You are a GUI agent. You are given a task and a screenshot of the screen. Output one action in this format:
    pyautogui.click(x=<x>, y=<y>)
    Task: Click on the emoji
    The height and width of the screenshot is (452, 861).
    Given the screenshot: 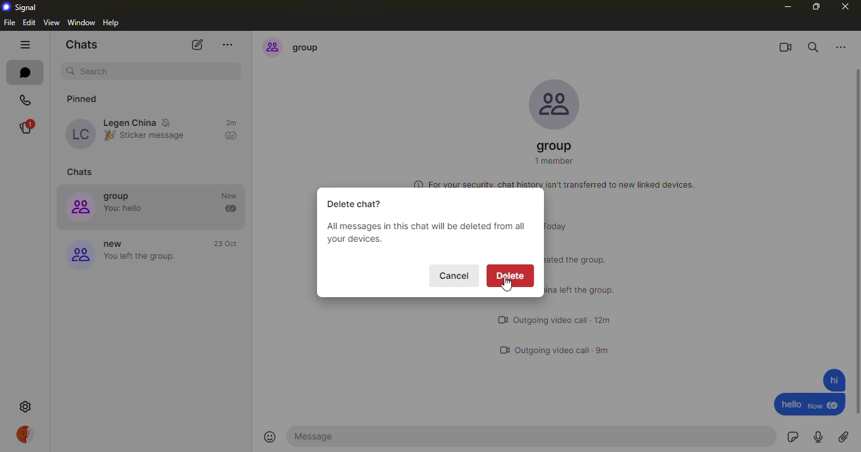 What is the action you would take?
    pyautogui.click(x=109, y=136)
    